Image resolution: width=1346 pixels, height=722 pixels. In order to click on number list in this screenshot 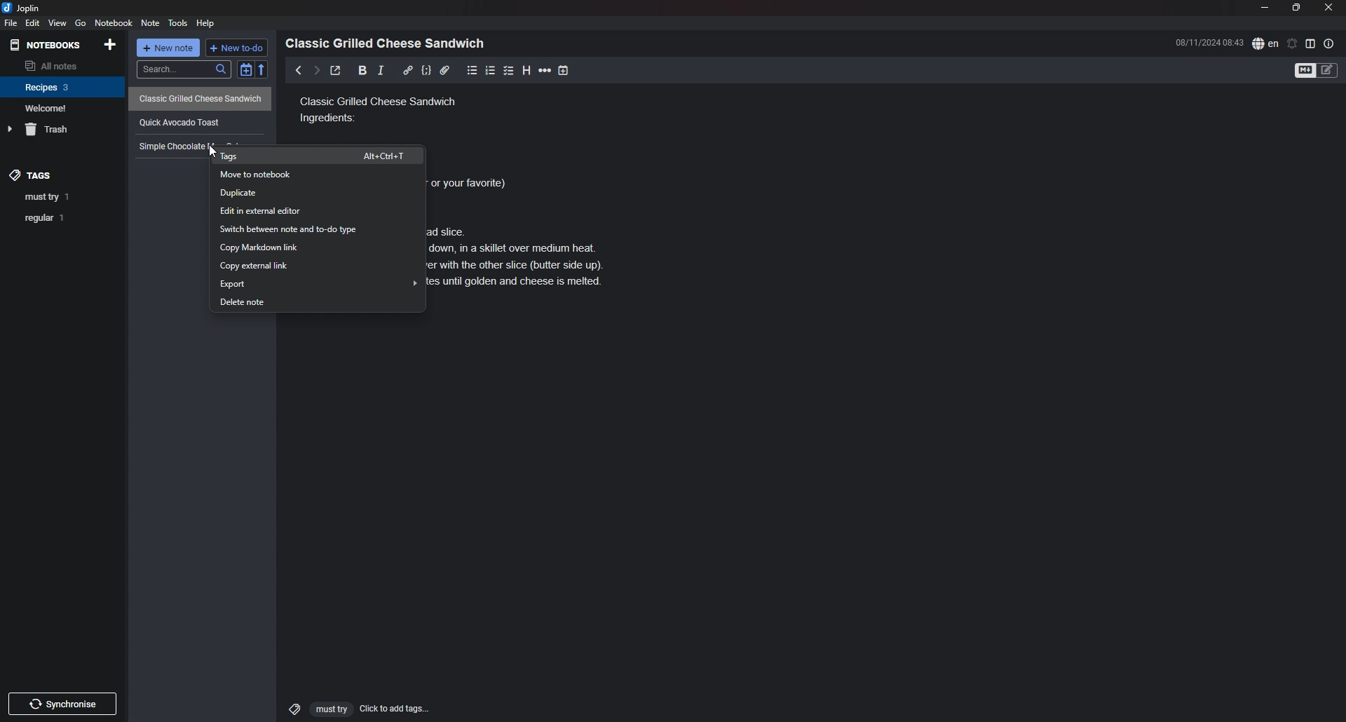, I will do `click(491, 70)`.